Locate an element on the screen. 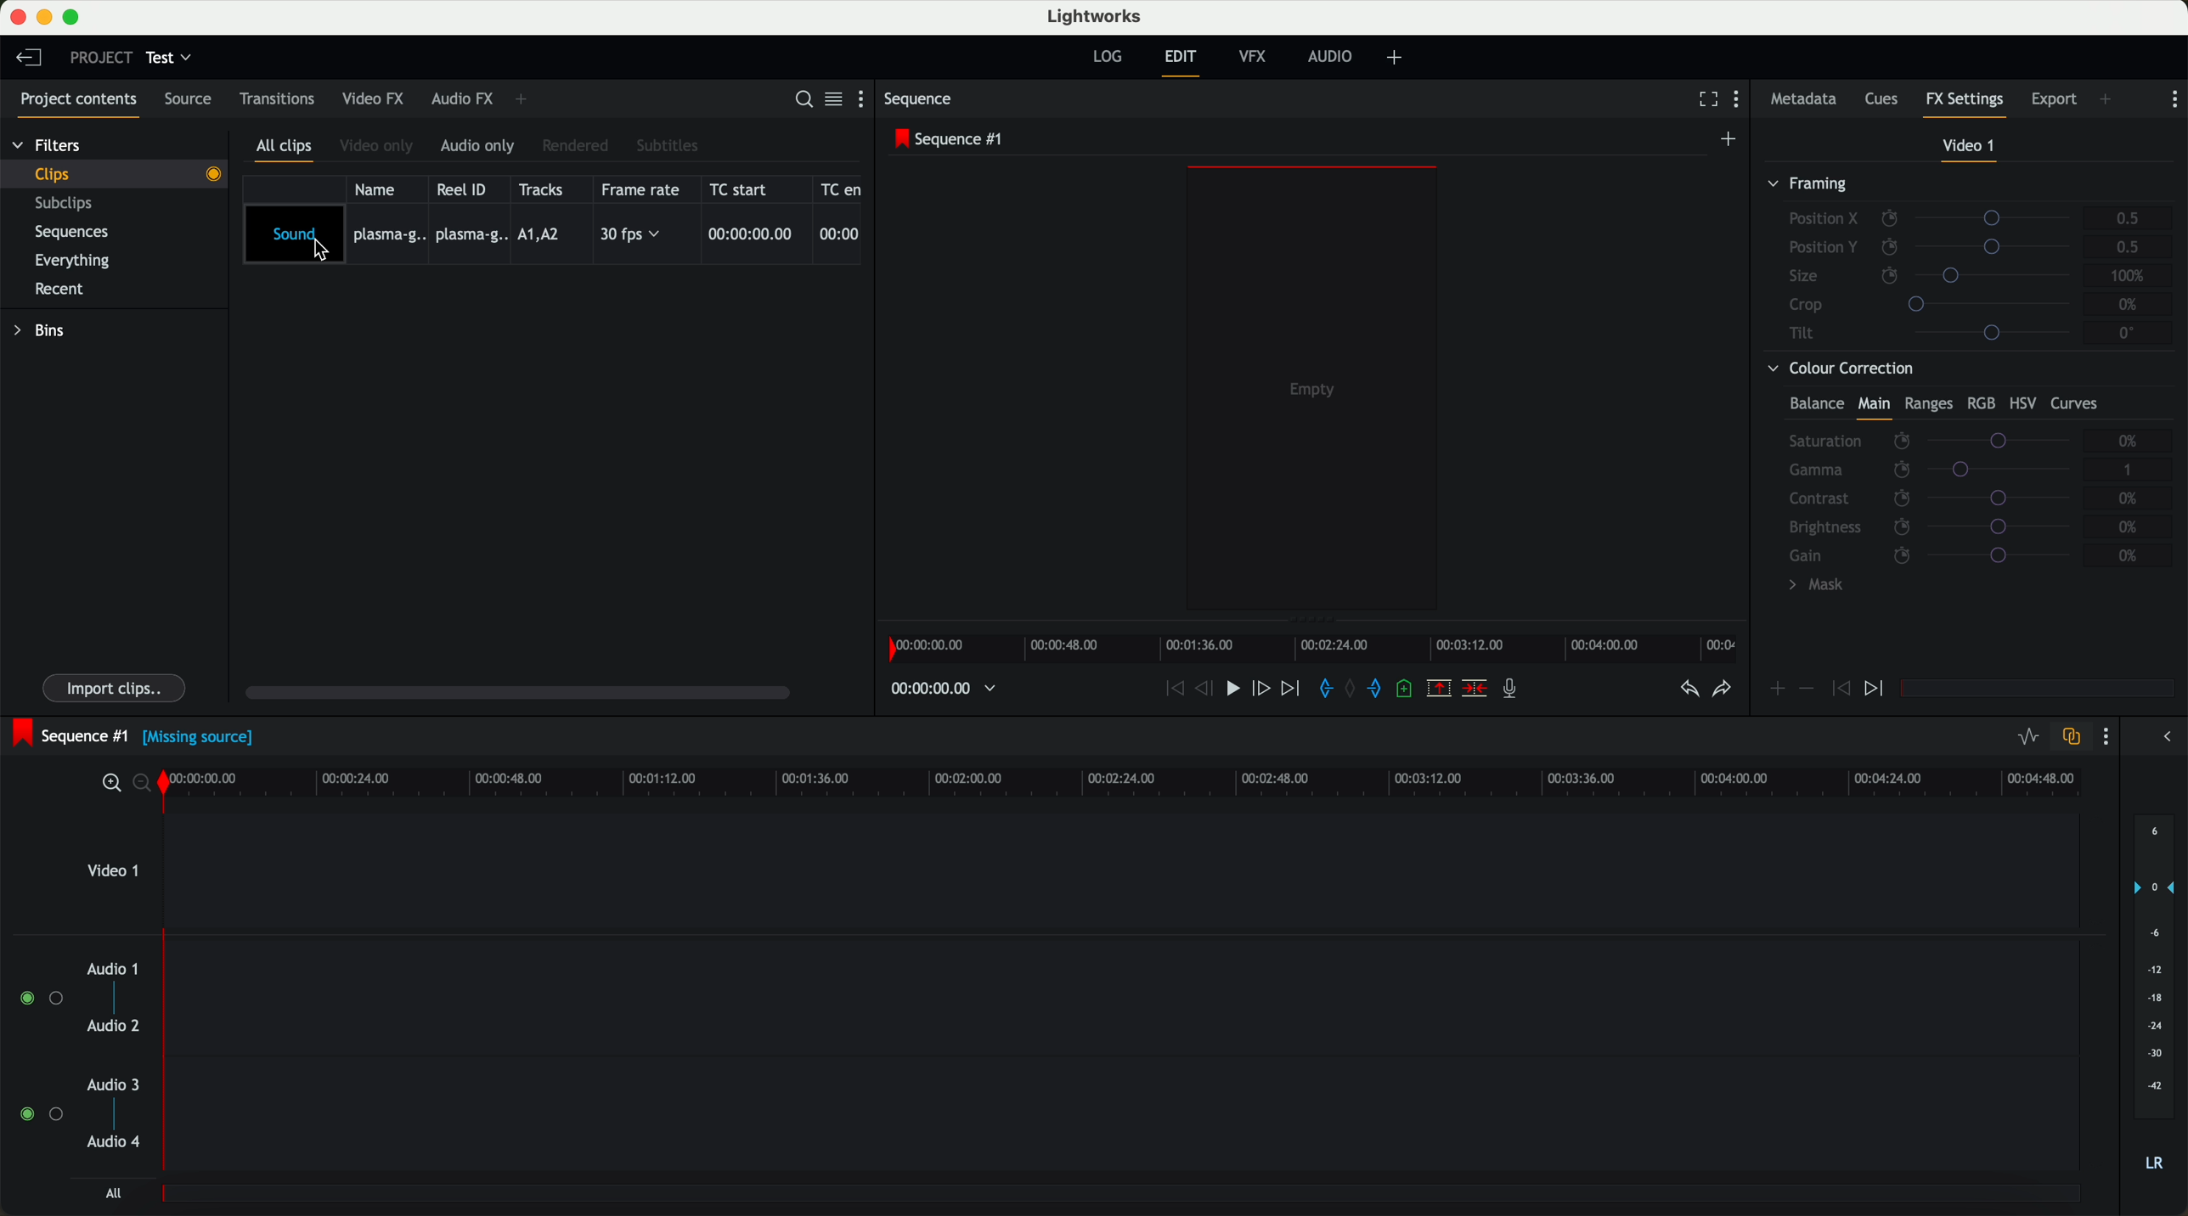 The height and width of the screenshot is (1216, 2188). import clips is located at coordinates (116, 686).